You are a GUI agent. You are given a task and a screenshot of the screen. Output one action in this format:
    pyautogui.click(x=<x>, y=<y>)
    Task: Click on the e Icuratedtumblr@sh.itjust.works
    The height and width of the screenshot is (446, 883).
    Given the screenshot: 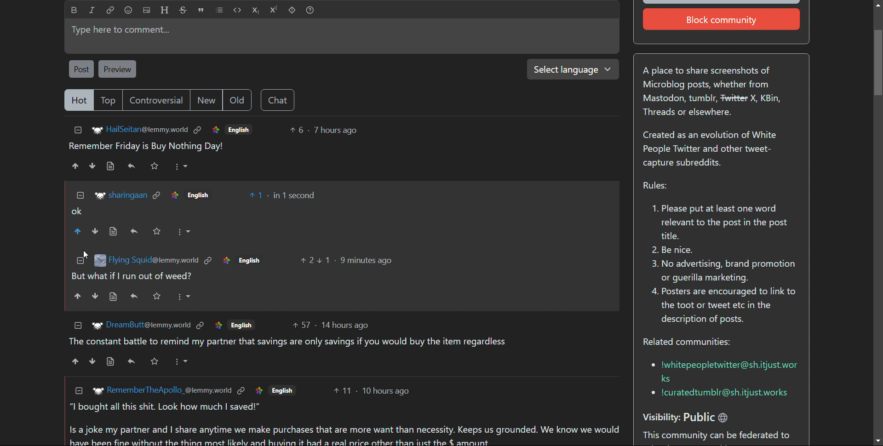 What is the action you would take?
    pyautogui.click(x=722, y=394)
    